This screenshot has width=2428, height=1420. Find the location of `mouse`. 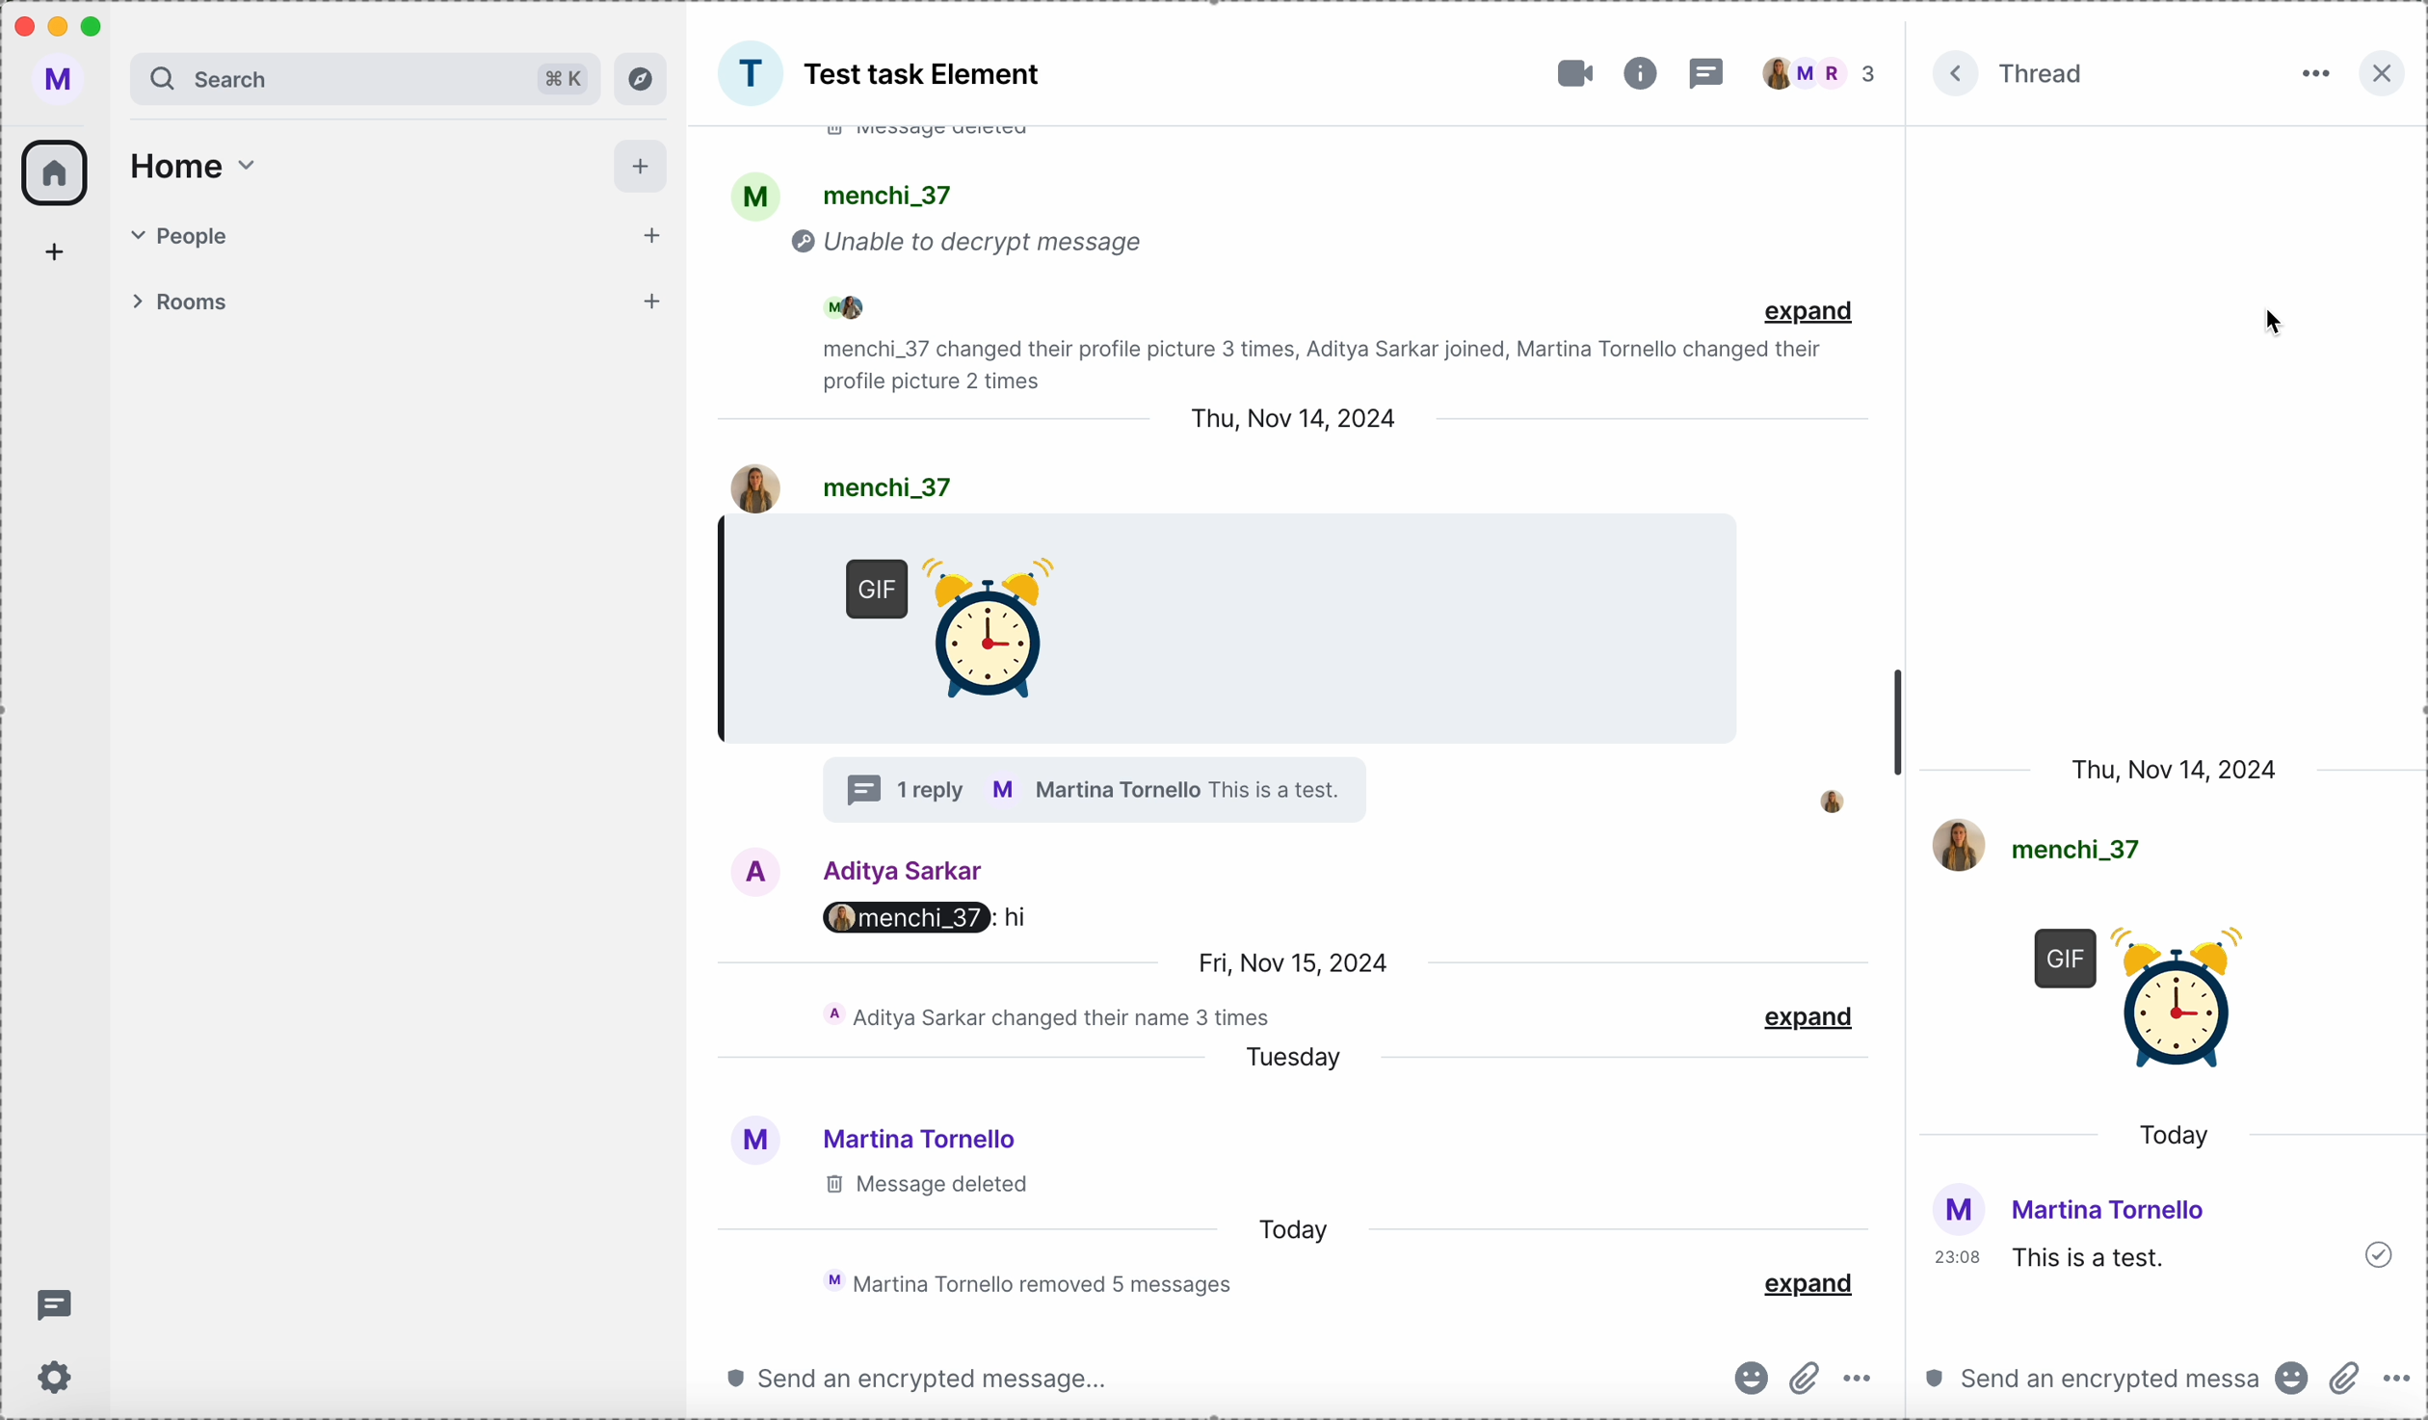

mouse is located at coordinates (2278, 323).